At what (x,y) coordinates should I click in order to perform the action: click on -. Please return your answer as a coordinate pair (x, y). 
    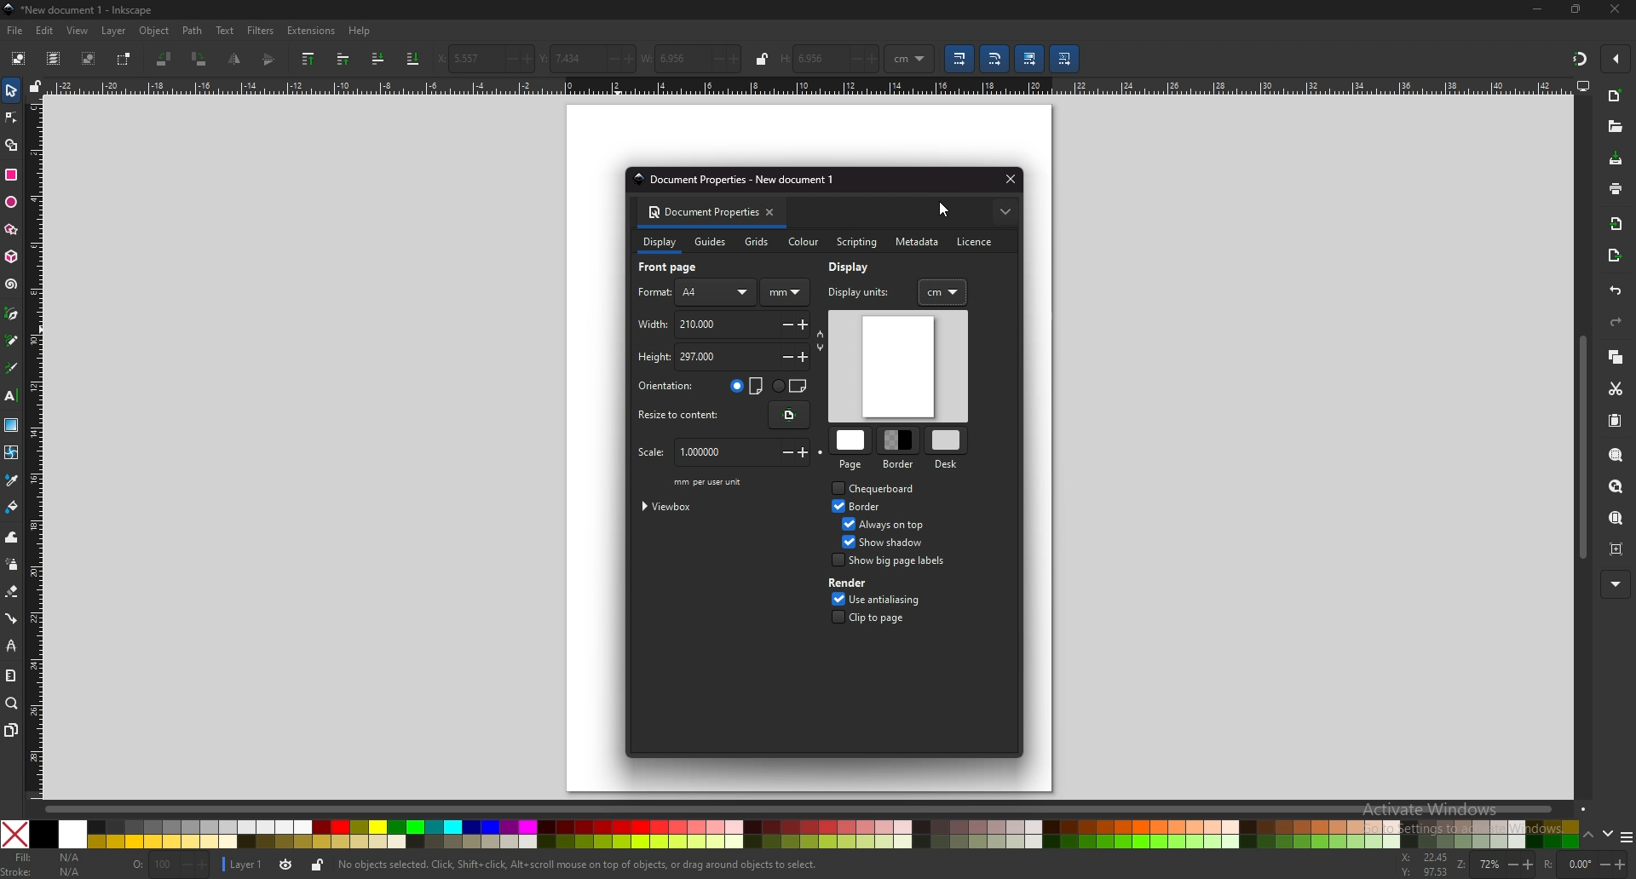
    Looking at the image, I should click on (782, 358).